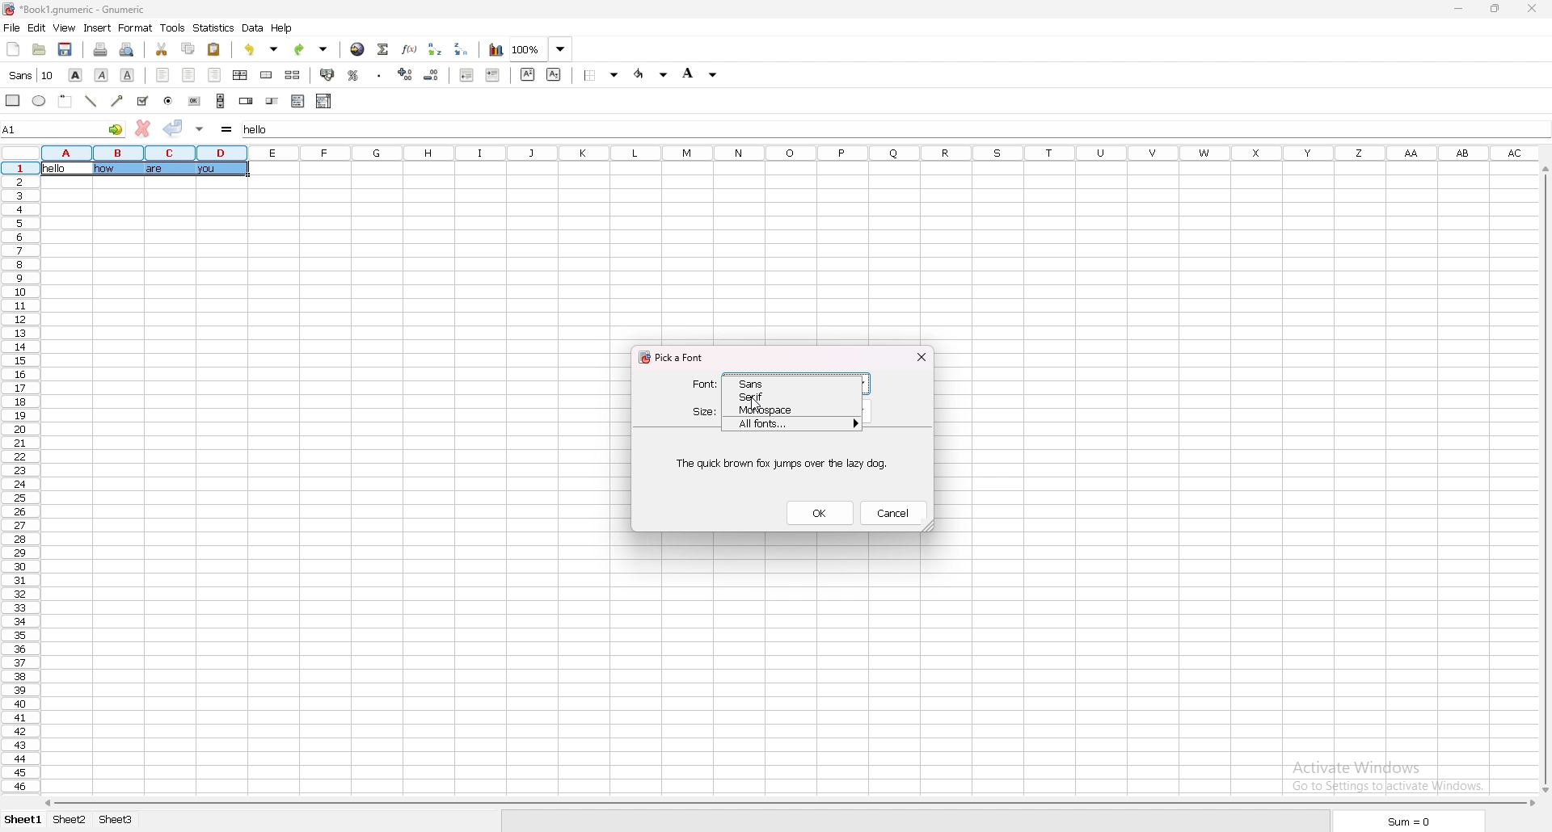 The image size is (1552, 832). Describe the element at coordinates (39, 48) in the screenshot. I see `open` at that location.